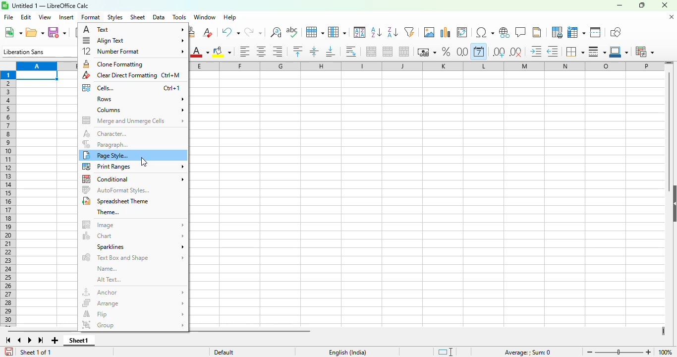 Image resolution: width=677 pixels, height=357 pixels. Describe the element at coordinates (134, 120) in the screenshot. I see `merge and unmerge cells` at that location.